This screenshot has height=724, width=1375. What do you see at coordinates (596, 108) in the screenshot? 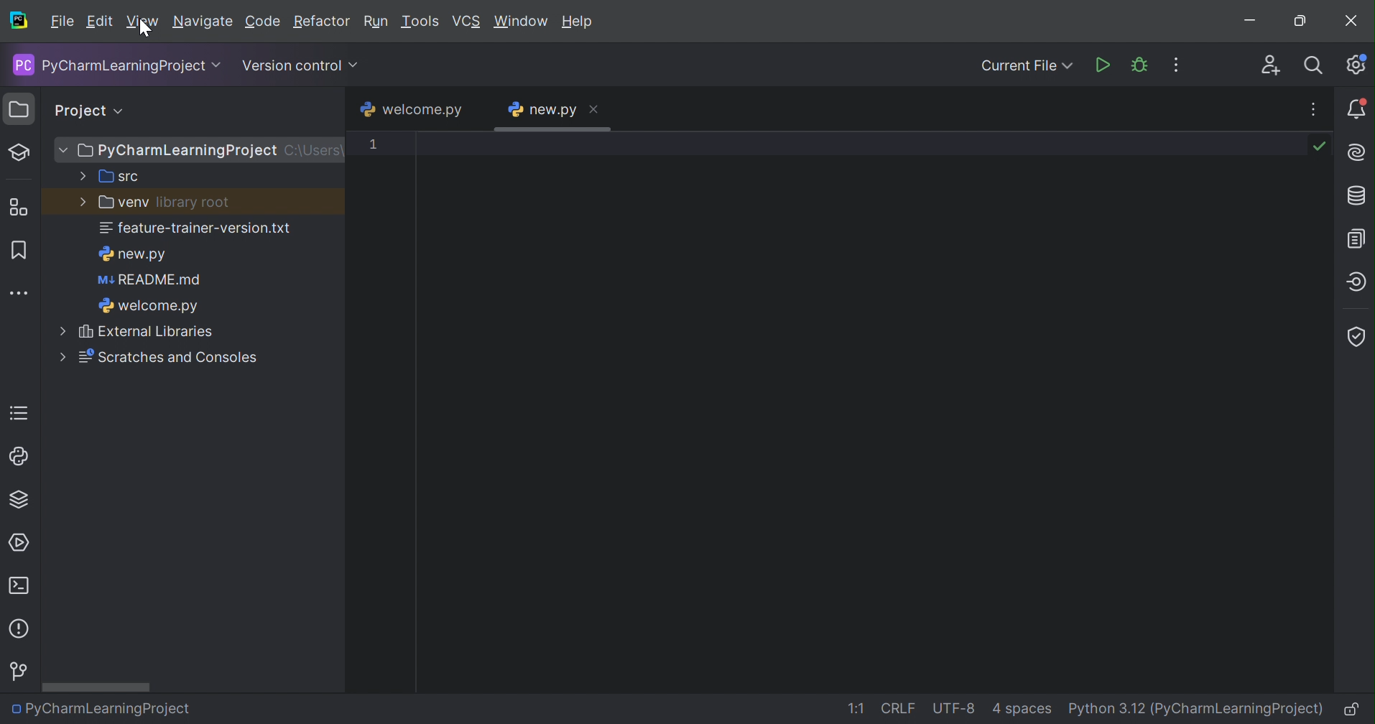
I see `Close` at bounding box center [596, 108].